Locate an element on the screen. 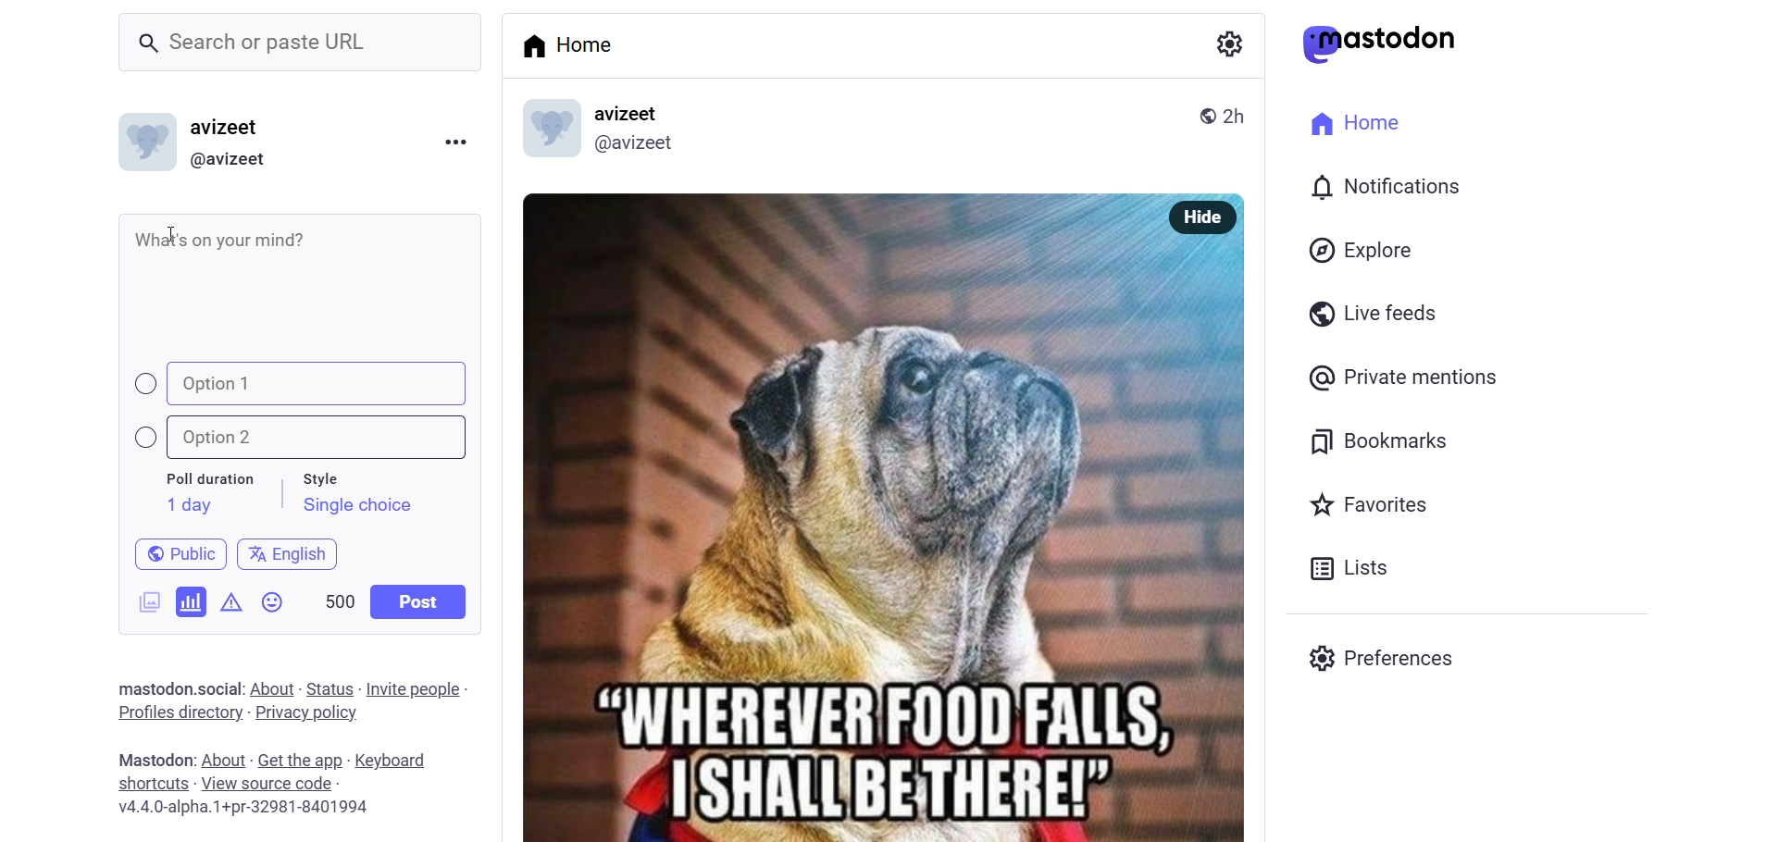  emoji is located at coordinates (274, 606).